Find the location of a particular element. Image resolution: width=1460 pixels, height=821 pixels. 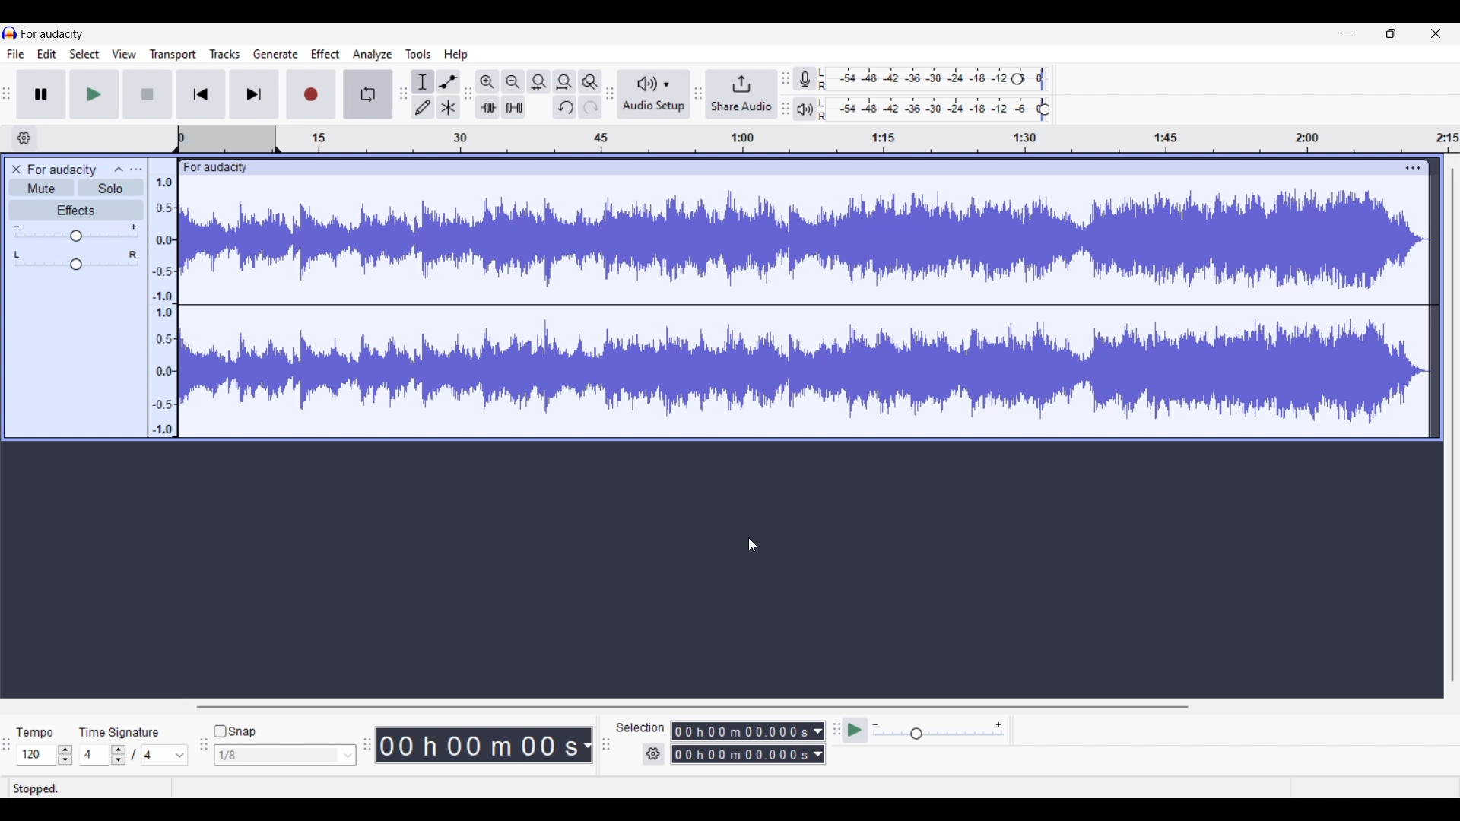

Status of recording is located at coordinates (71, 788).